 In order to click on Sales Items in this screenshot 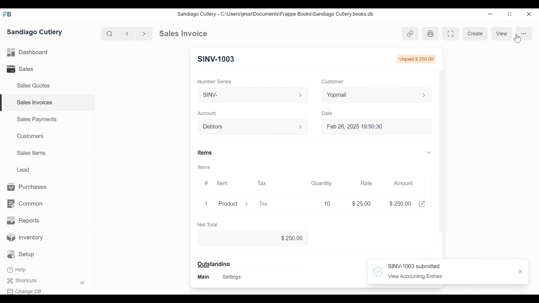, I will do `click(31, 152)`.